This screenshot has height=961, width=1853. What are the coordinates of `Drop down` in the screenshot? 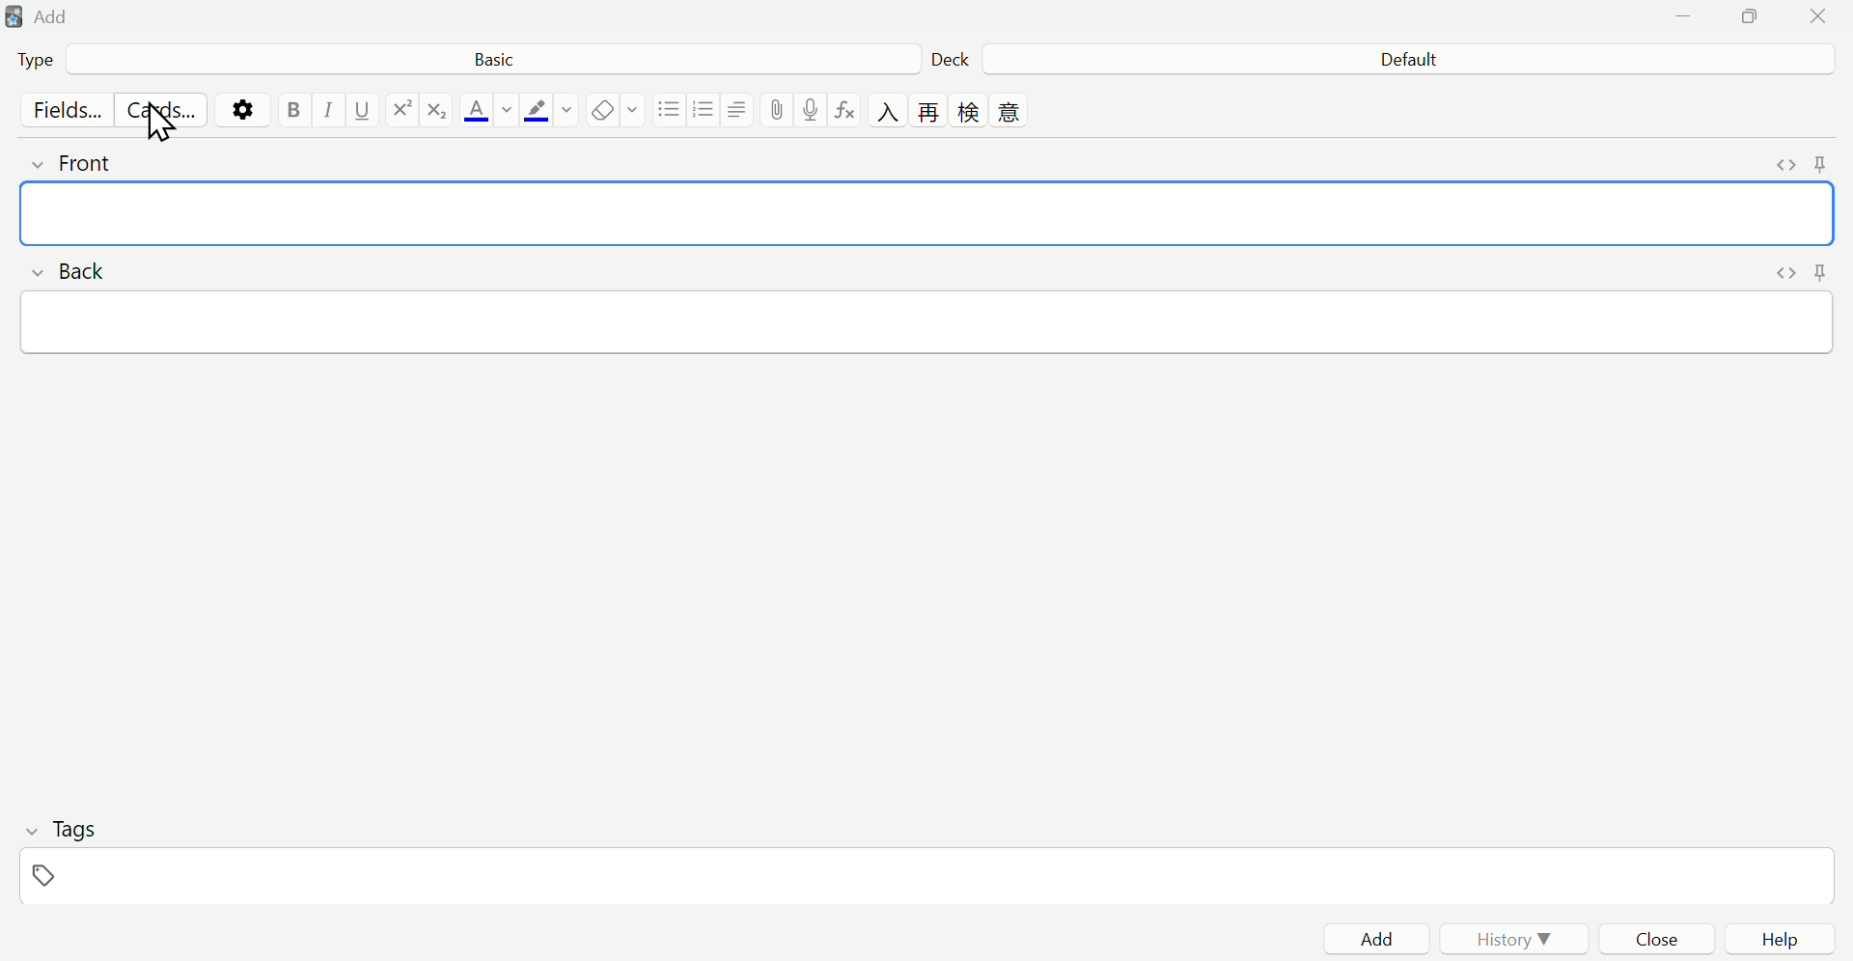 It's located at (636, 114).